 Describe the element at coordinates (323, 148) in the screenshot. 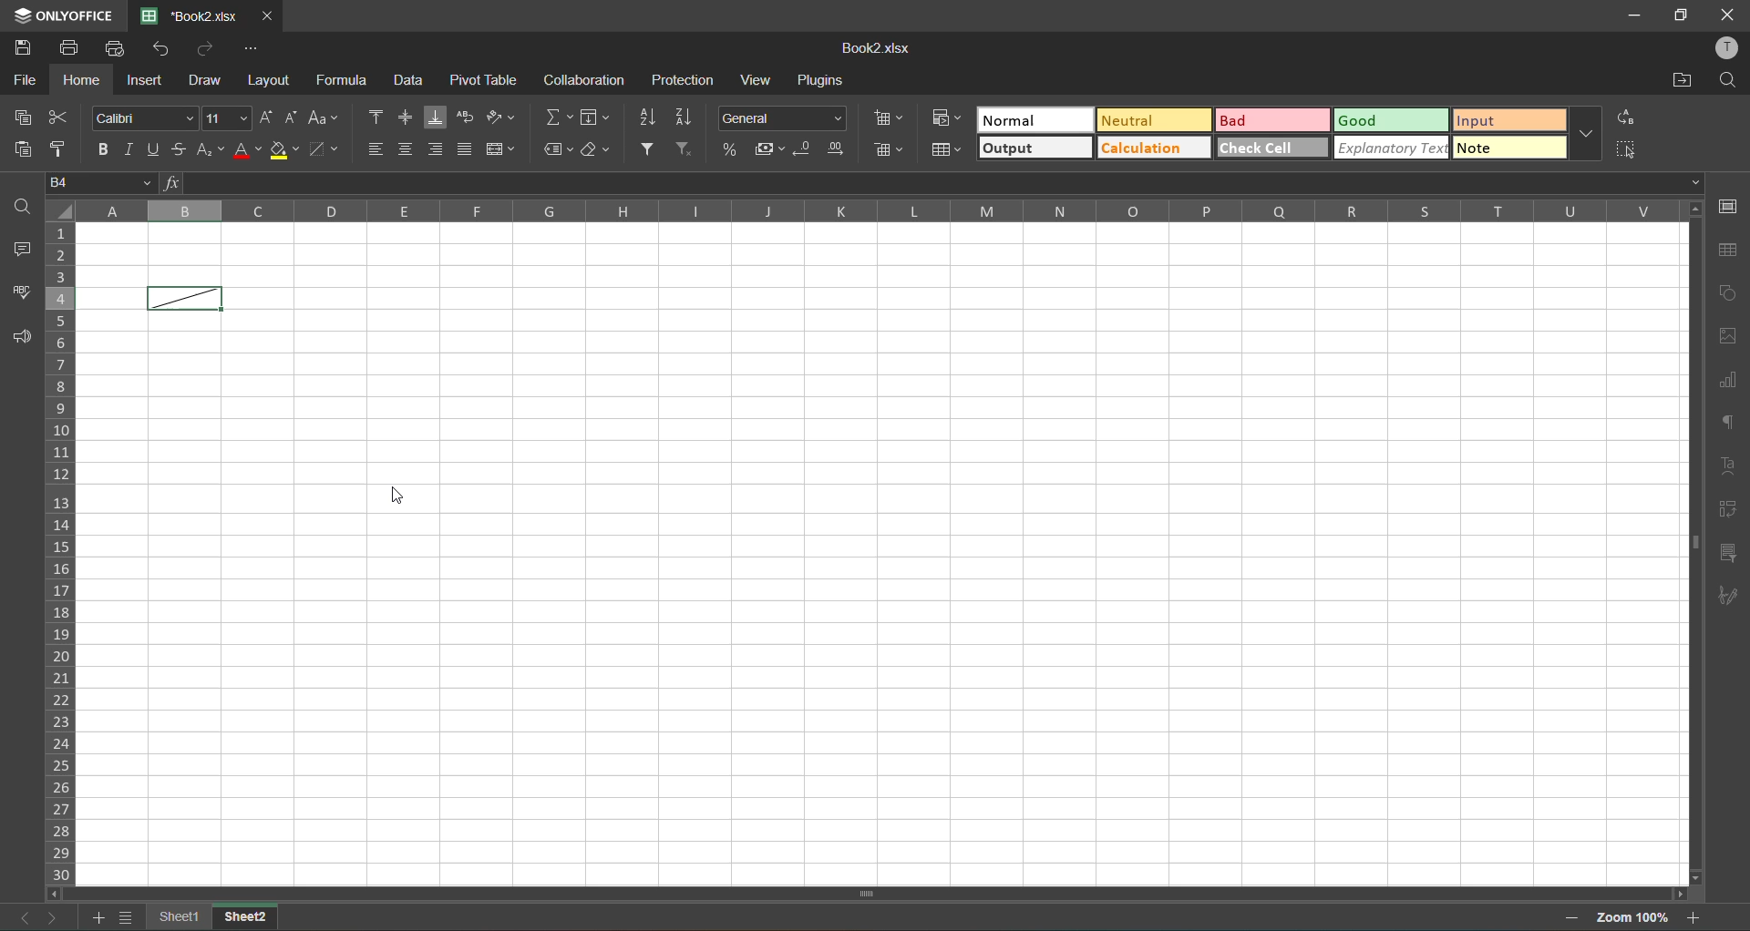

I see `borders` at that location.